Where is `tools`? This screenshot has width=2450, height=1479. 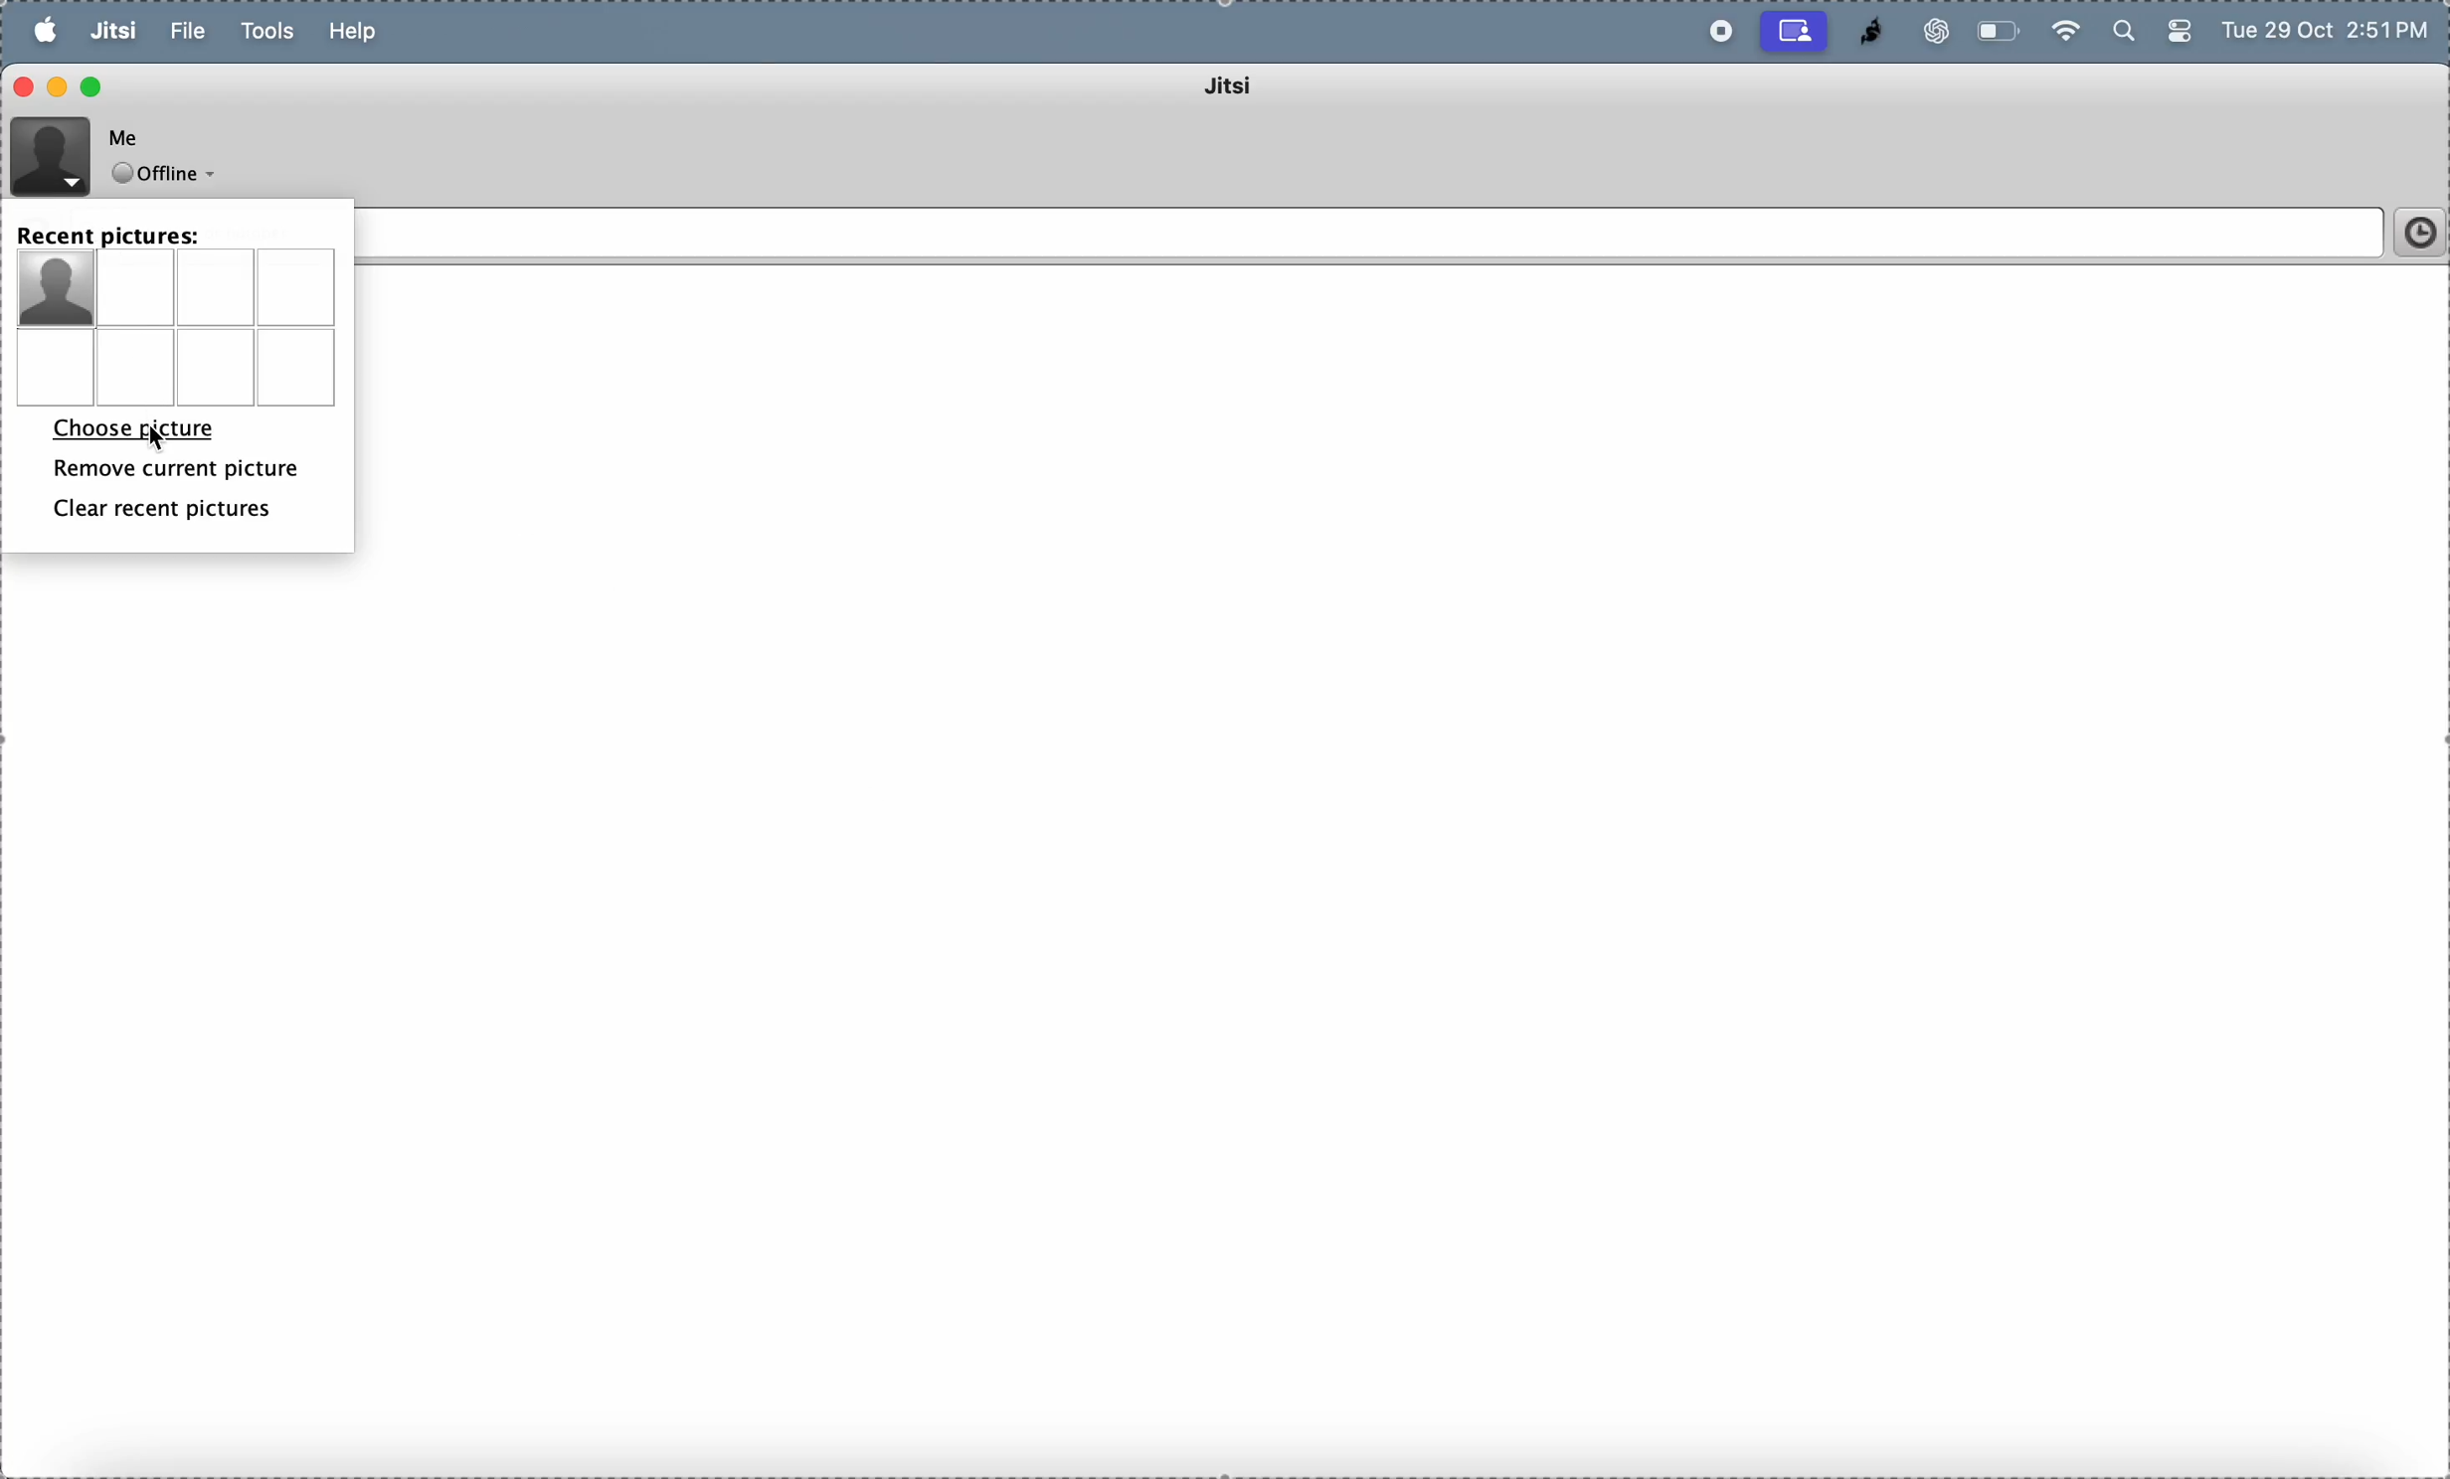
tools is located at coordinates (269, 32).